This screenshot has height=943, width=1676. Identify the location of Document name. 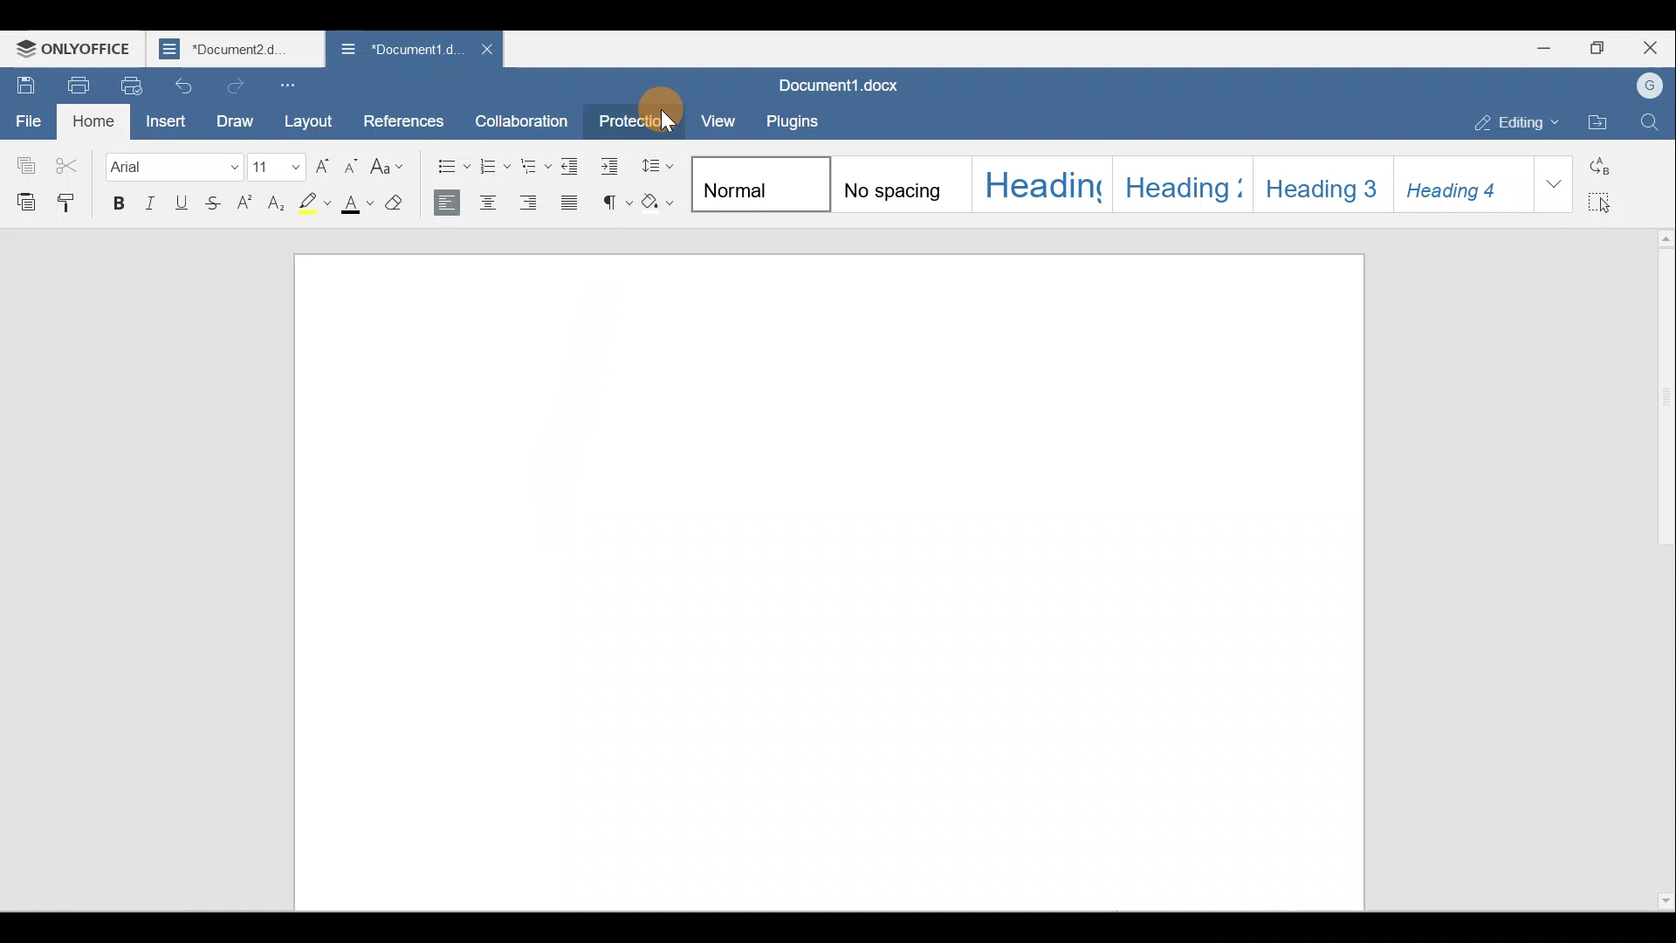
(399, 47).